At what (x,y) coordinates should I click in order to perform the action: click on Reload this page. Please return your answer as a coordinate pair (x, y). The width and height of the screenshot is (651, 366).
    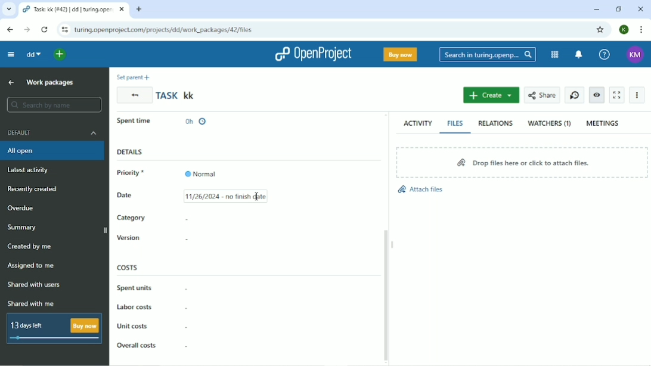
    Looking at the image, I should click on (46, 30).